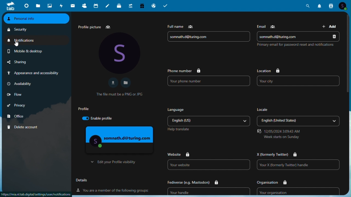 Image resolution: width=351 pixels, height=197 pixels. Describe the element at coordinates (208, 81) in the screenshot. I see `Phone number` at that location.